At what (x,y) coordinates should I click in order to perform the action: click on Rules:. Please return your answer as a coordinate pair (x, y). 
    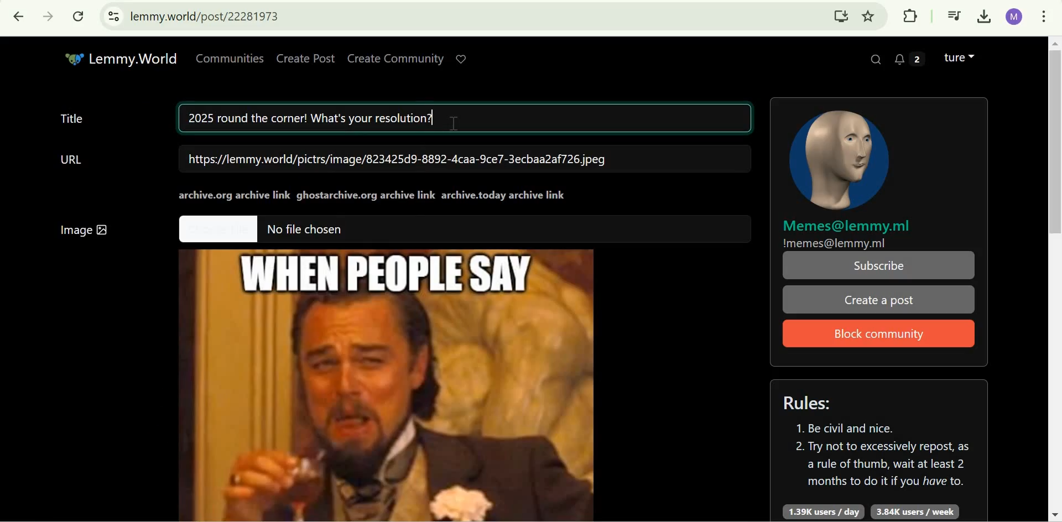
    Looking at the image, I should click on (812, 403).